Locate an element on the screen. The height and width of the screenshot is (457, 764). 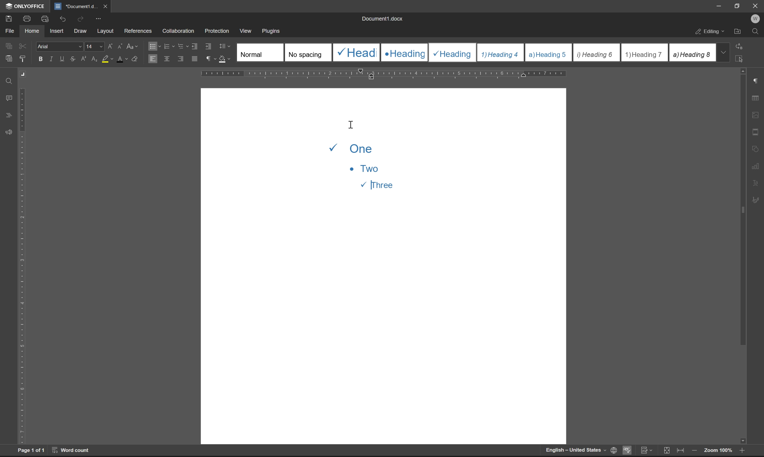
shape settings is located at coordinates (755, 147).